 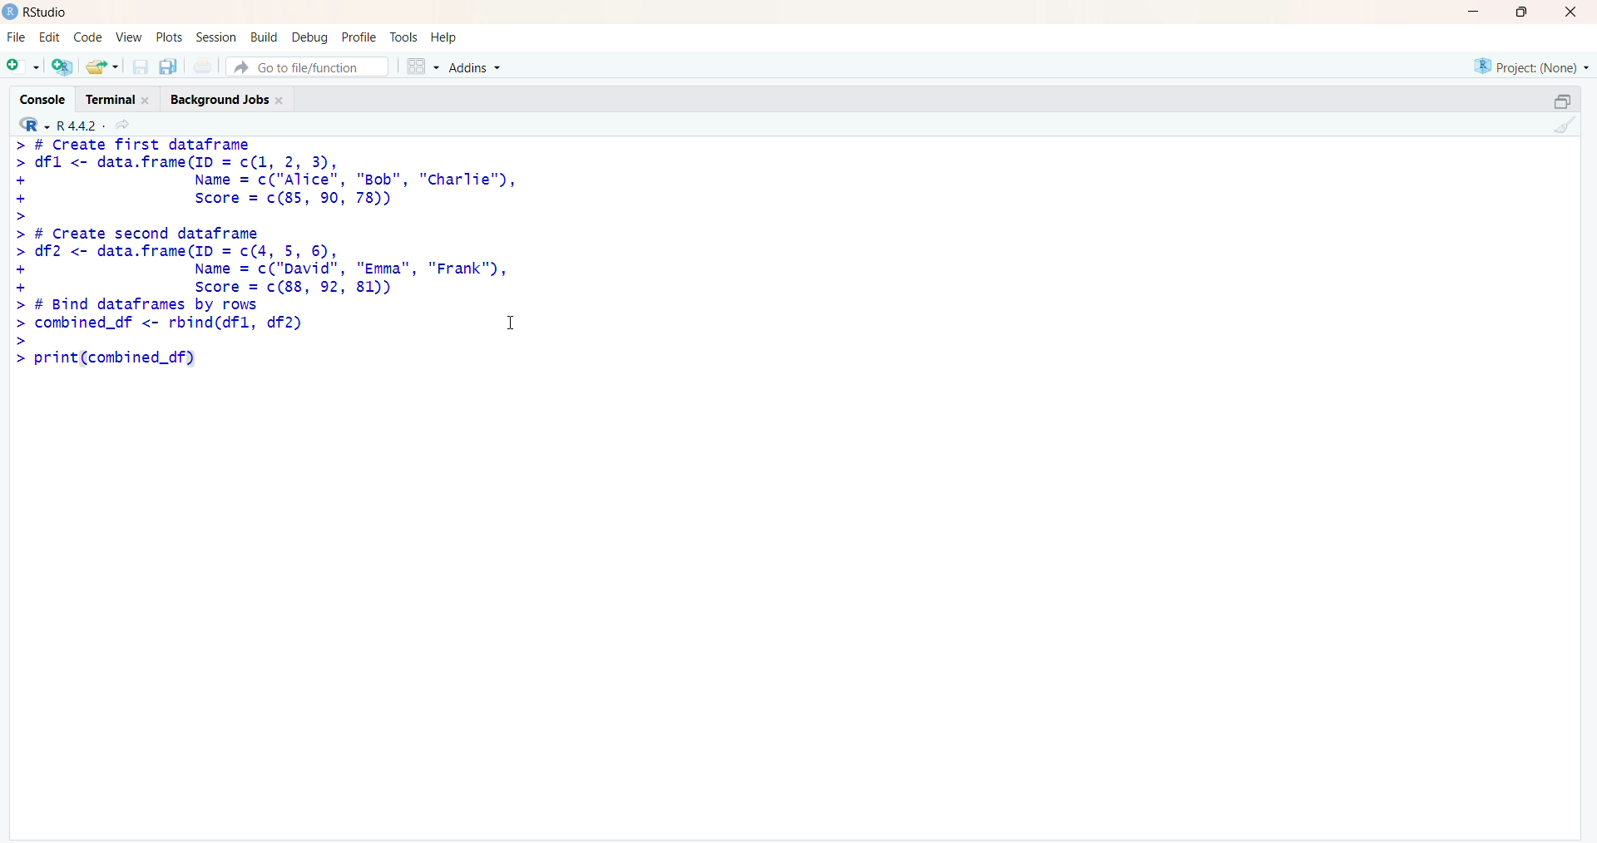 What do you see at coordinates (359, 37) in the screenshot?
I see `Profile` at bounding box center [359, 37].